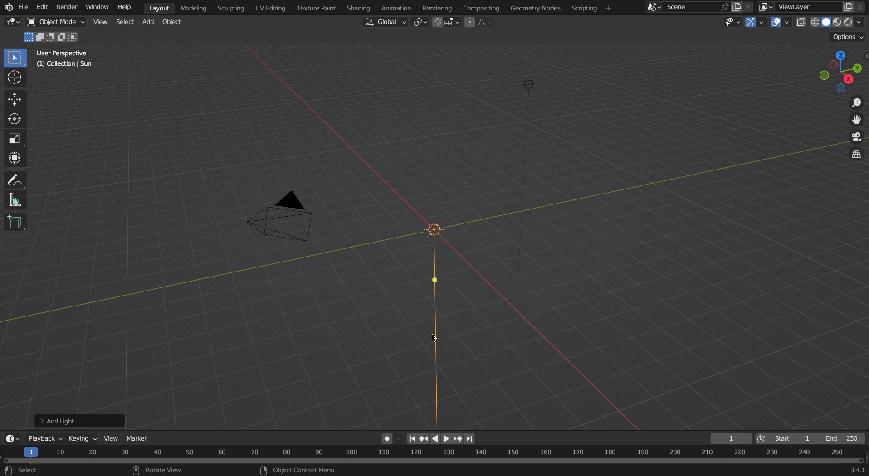  I want to click on previous, so click(412, 439).